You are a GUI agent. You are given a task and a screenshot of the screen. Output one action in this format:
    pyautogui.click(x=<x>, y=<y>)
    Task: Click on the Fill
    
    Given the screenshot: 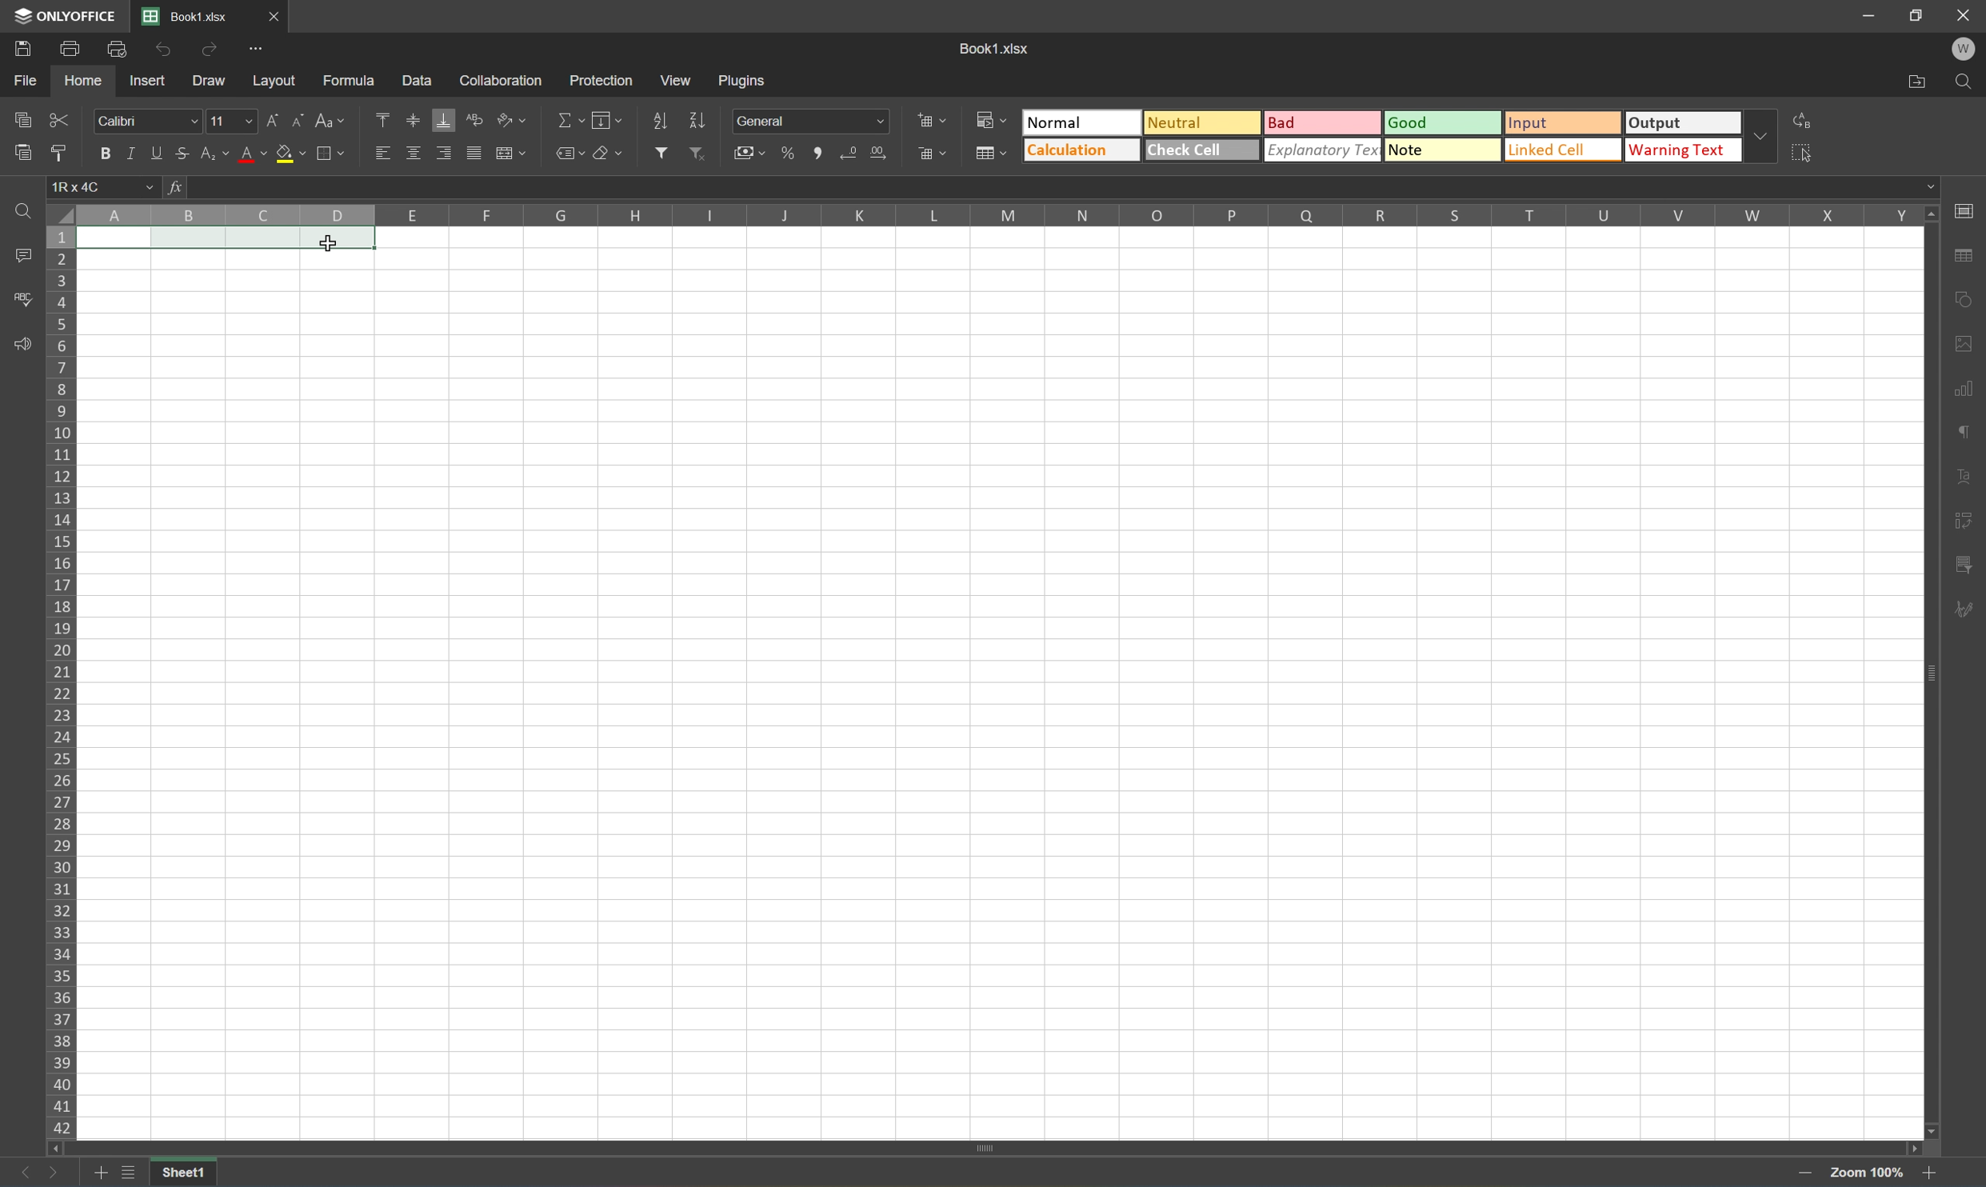 What is the action you would take?
    pyautogui.click(x=606, y=121)
    